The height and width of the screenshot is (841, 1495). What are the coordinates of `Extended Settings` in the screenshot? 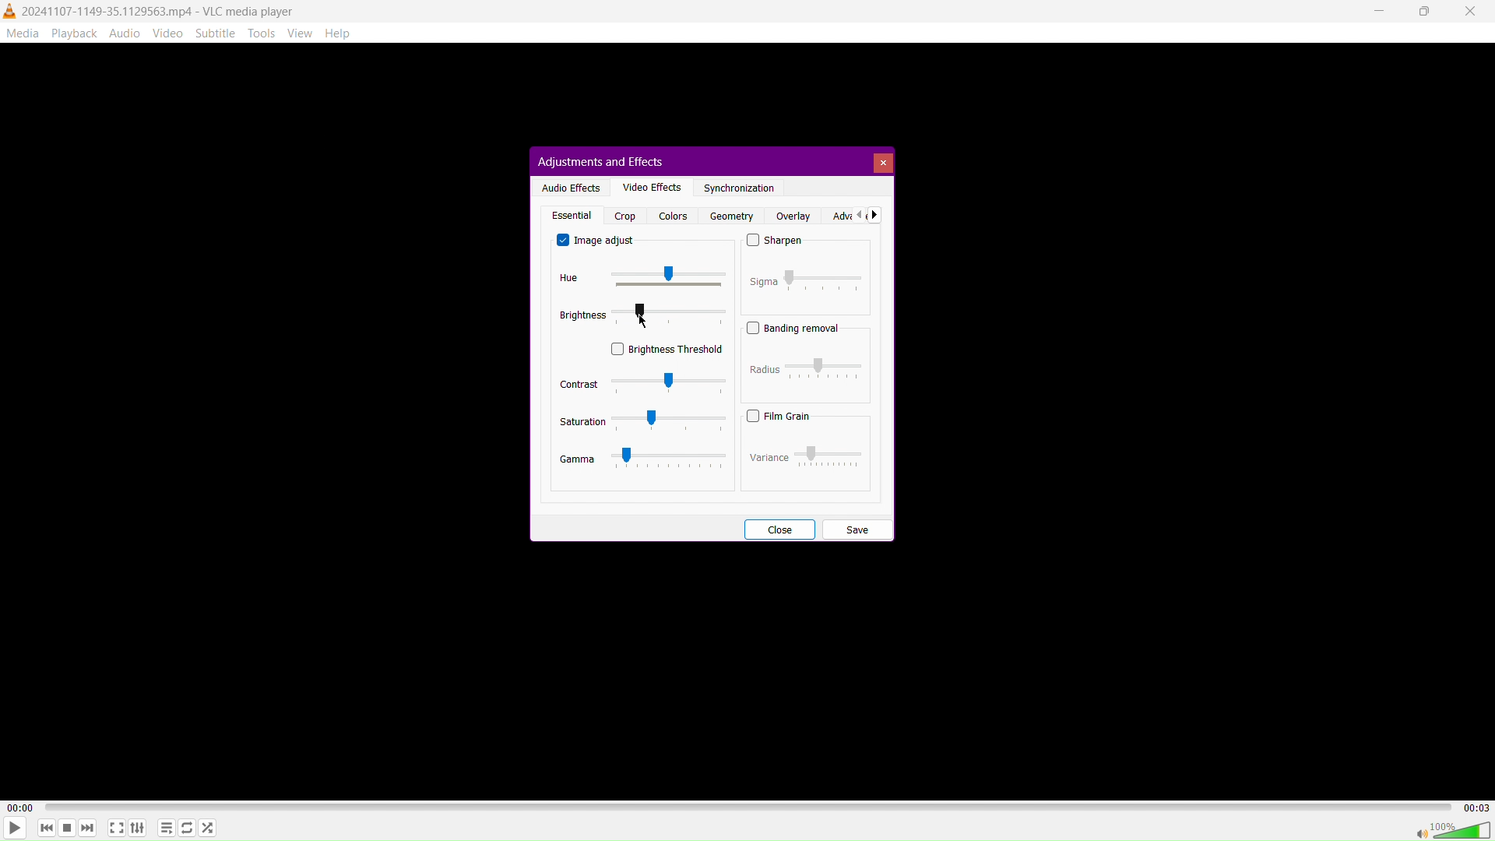 It's located at (139, 829).